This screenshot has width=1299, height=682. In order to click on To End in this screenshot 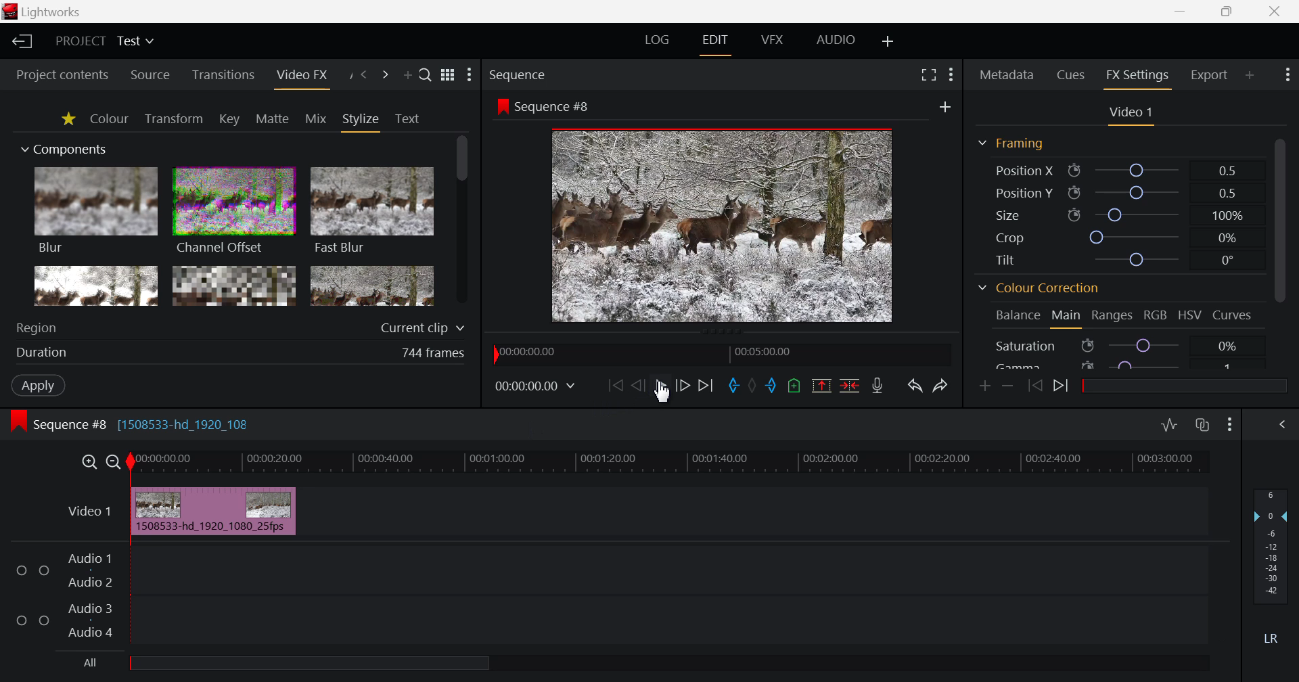, I will do `click(706, 386)`.